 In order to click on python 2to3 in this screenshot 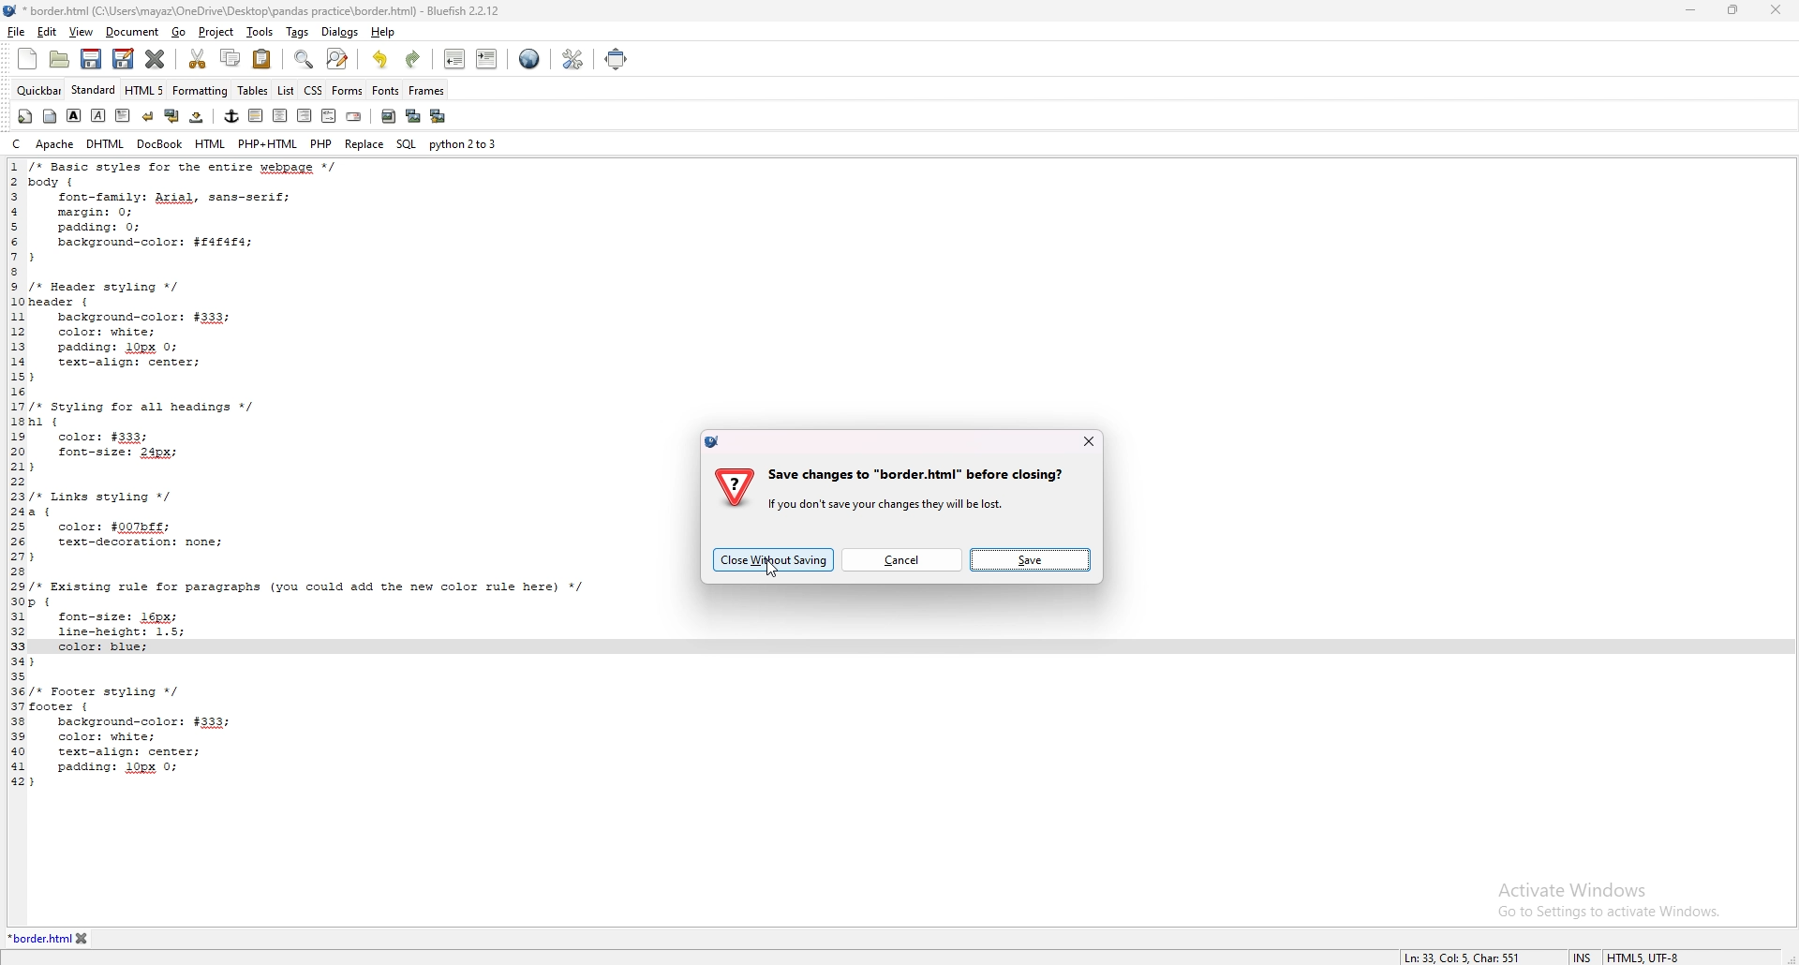, I will do `click(463, 143)`.